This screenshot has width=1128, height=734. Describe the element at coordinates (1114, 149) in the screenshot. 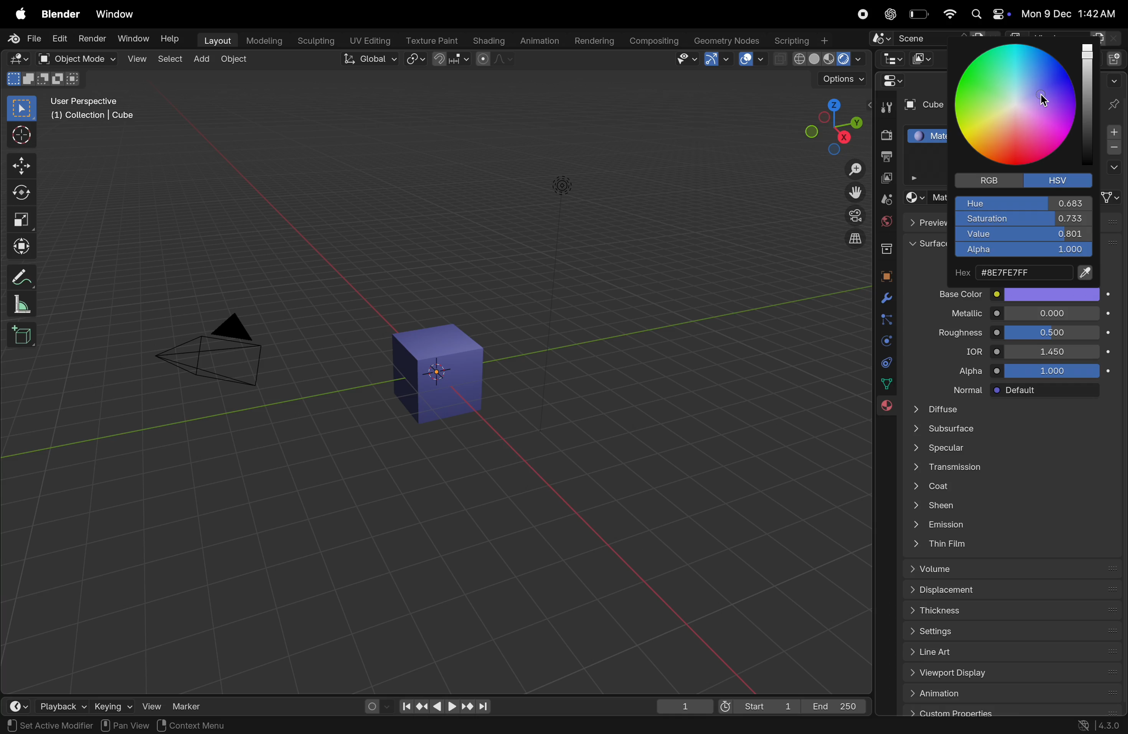

I see `remove material slot` at that location.